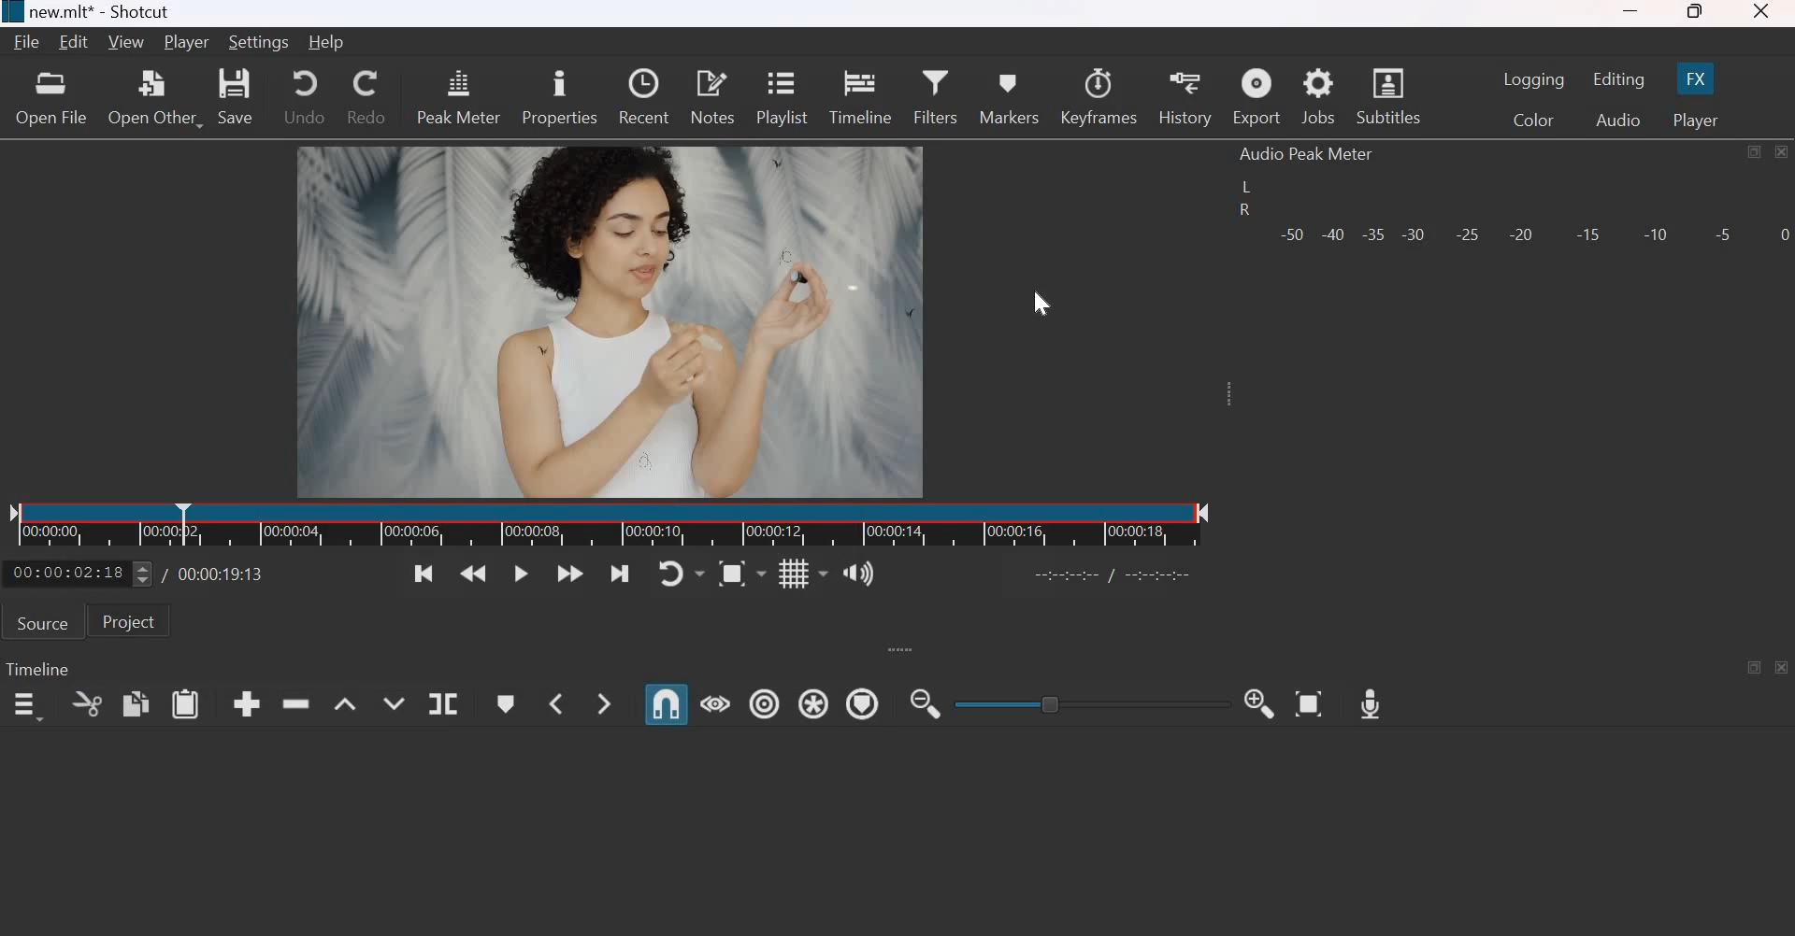 The height and width of the screenshot is (936, 1795). What do you see at coordinates (1010, 95) in the screenshot?
I see `Markers` at bounding box center [1010, 95].